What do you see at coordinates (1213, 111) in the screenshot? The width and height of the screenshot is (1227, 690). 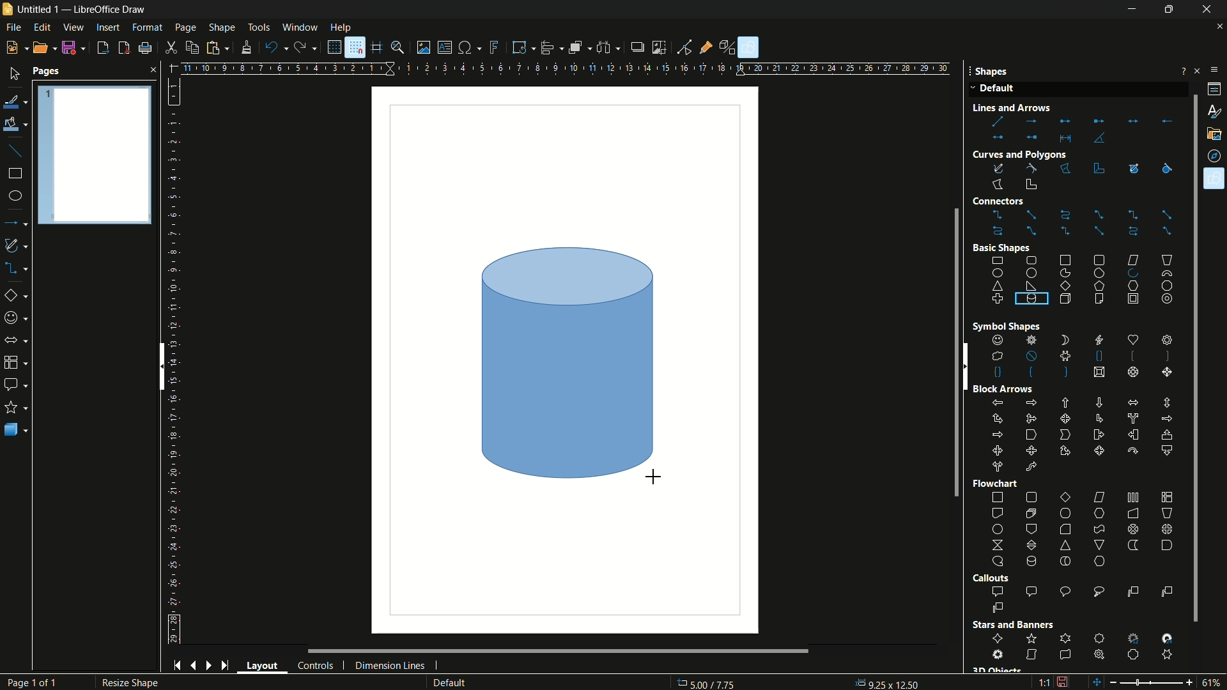 I see `styles` at bounding box center [1213, 111].